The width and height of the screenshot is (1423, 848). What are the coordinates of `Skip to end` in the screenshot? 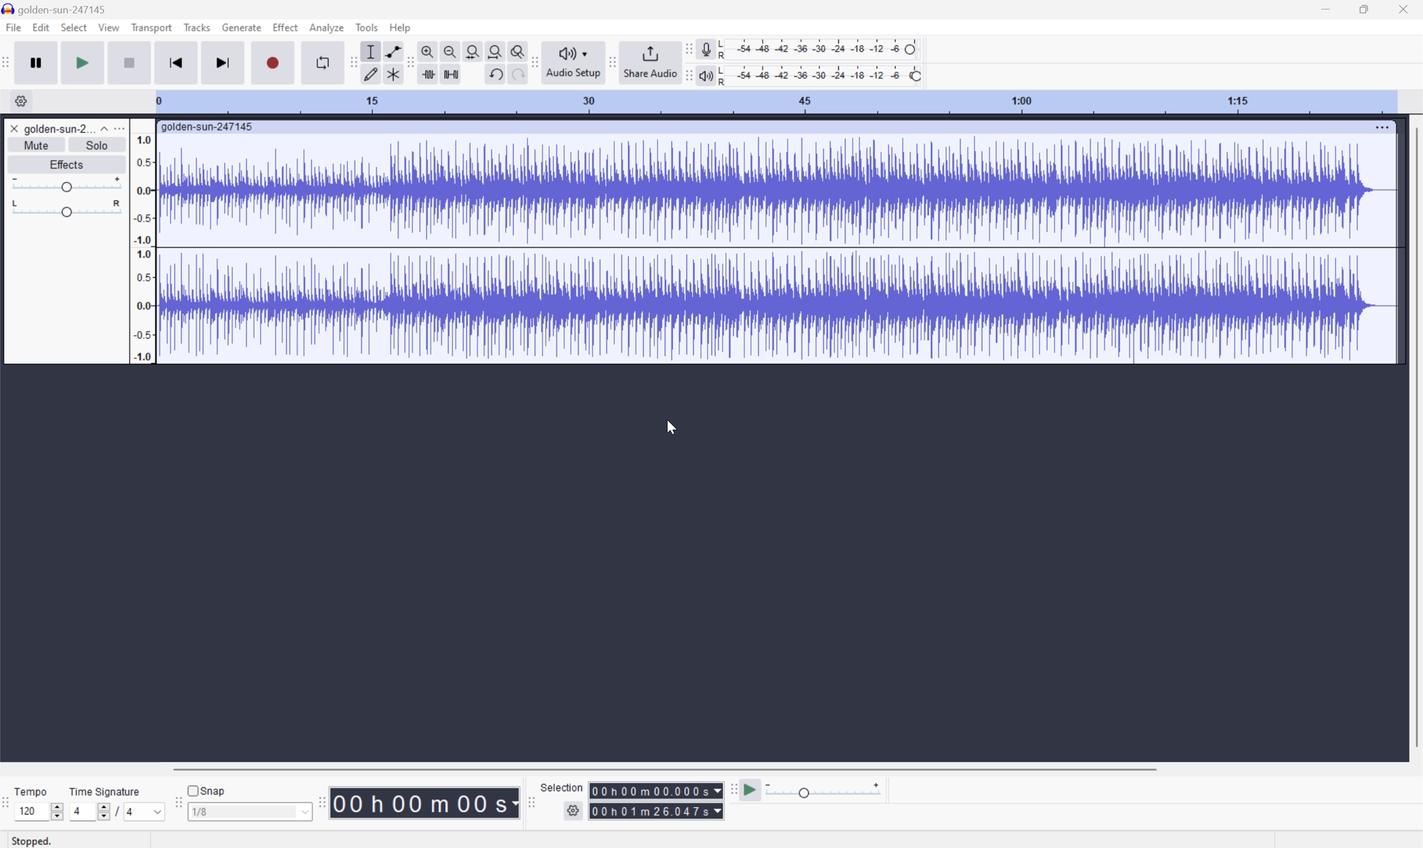 It's located at (222, 63).